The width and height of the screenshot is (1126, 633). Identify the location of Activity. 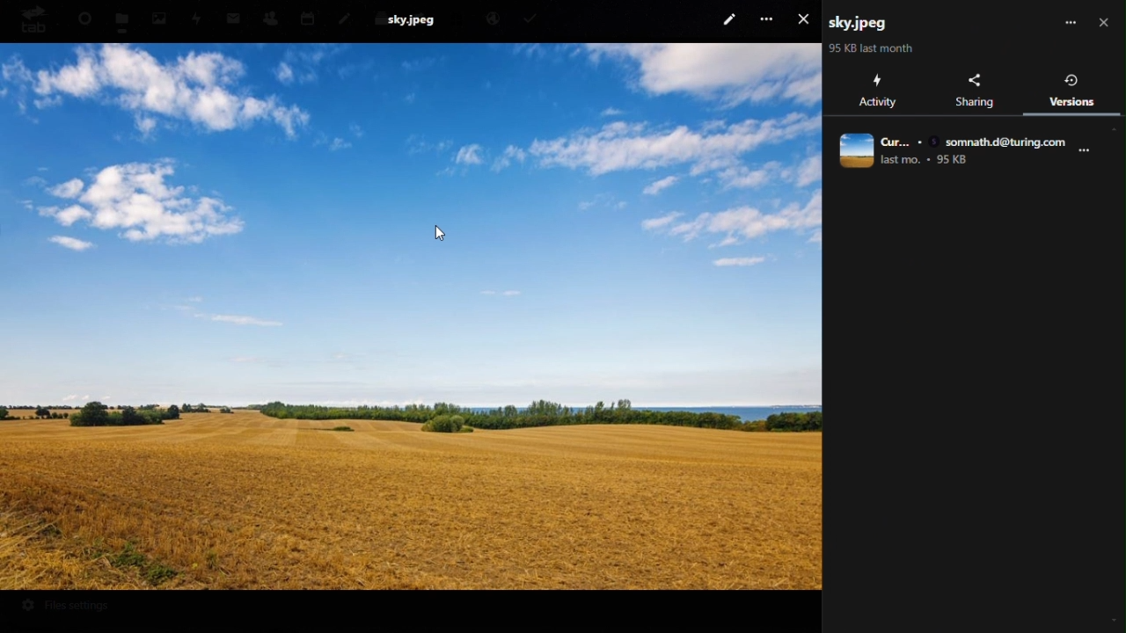
(875, 91).